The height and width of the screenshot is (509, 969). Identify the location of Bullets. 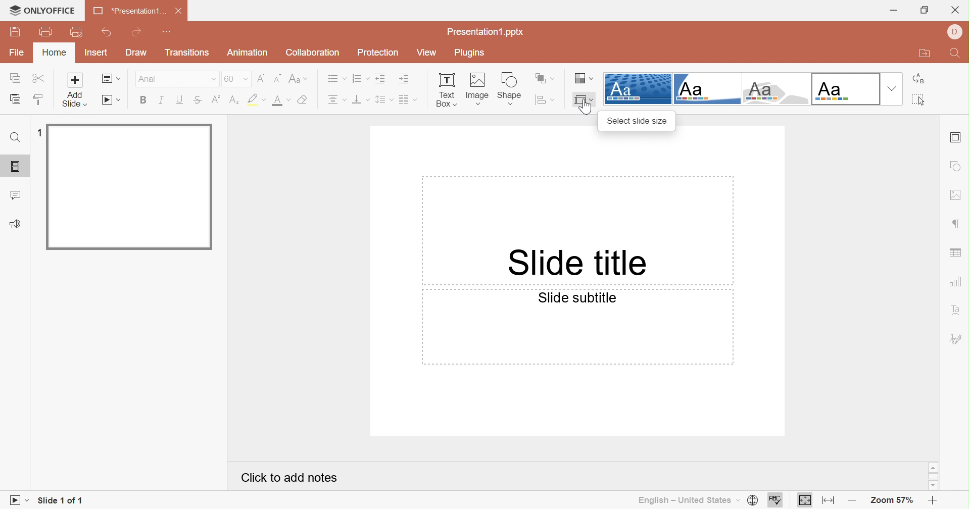
(337, 77).